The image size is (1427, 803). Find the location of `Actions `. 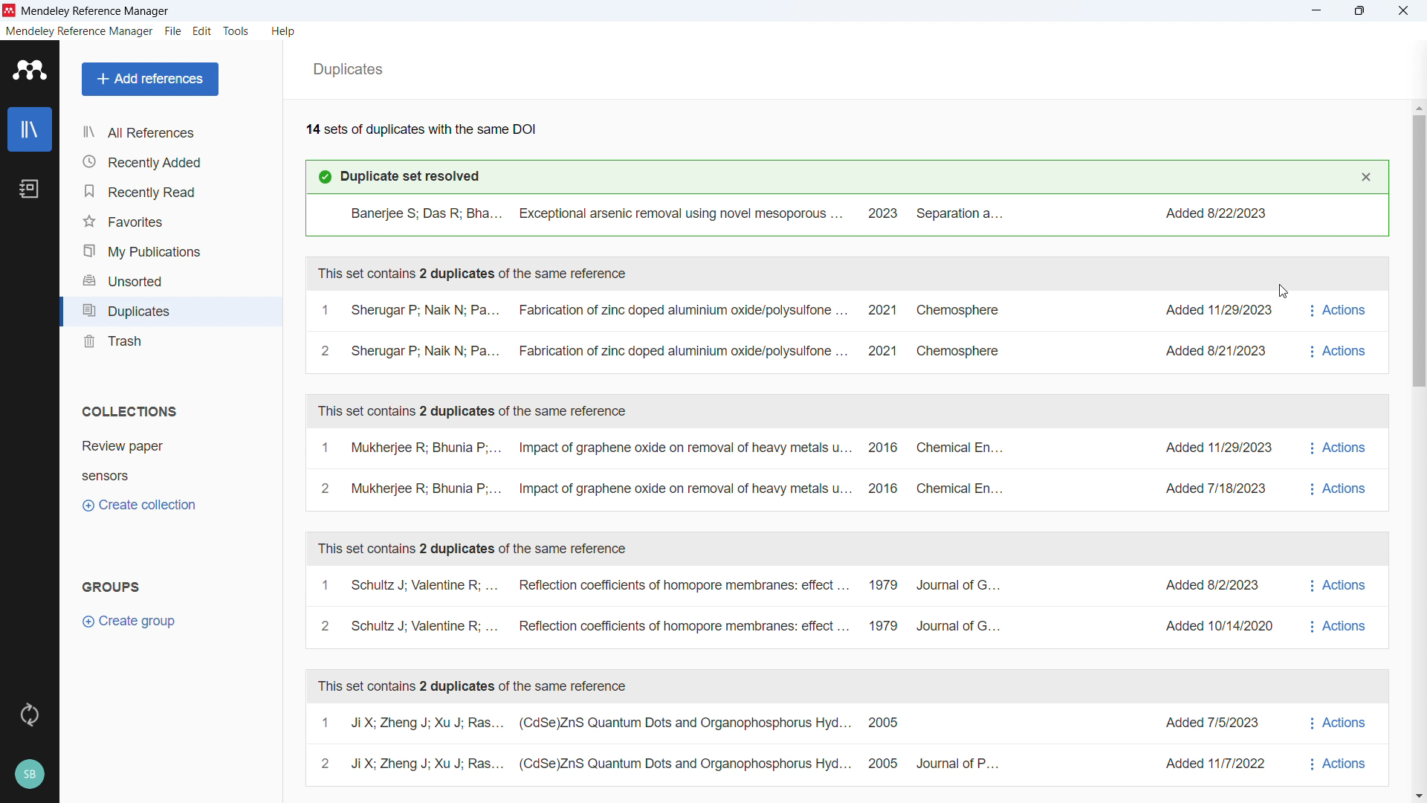

Actions  is located at coordinates (1340, 331).